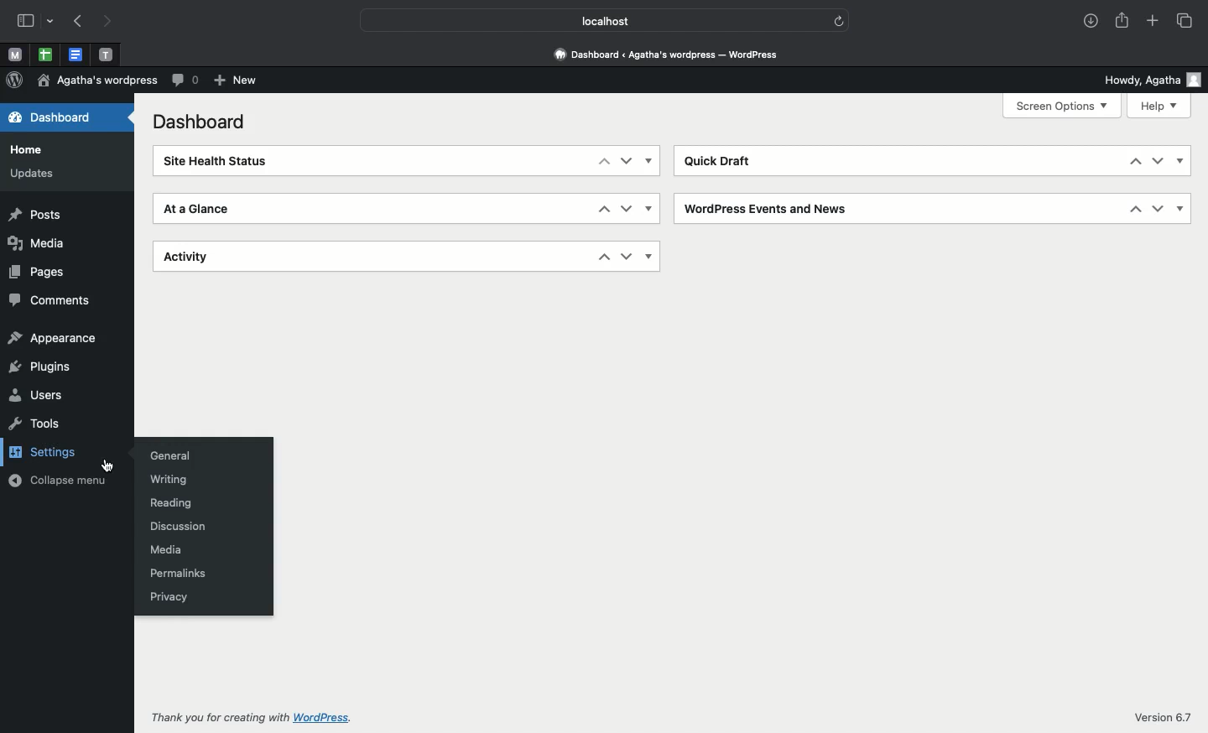 The height and width of the screenshot is (733, 1208). Describe the element at coordinates (603, 257) in the screenshot. I see `Up` at that location.